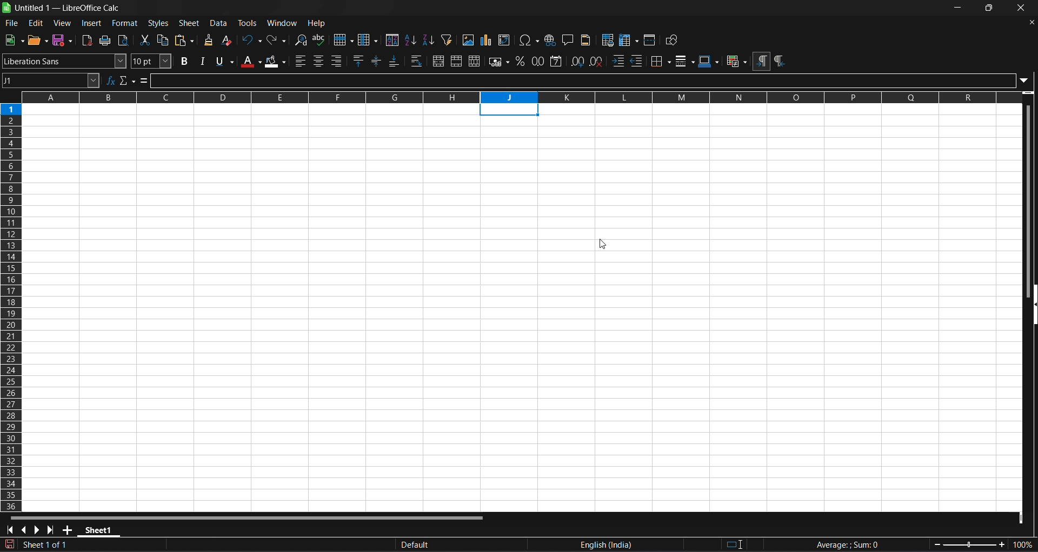  What do you see at coordinates (189, 23) in the screenshot?
I see `sheet` at bounding box center [189, 23].